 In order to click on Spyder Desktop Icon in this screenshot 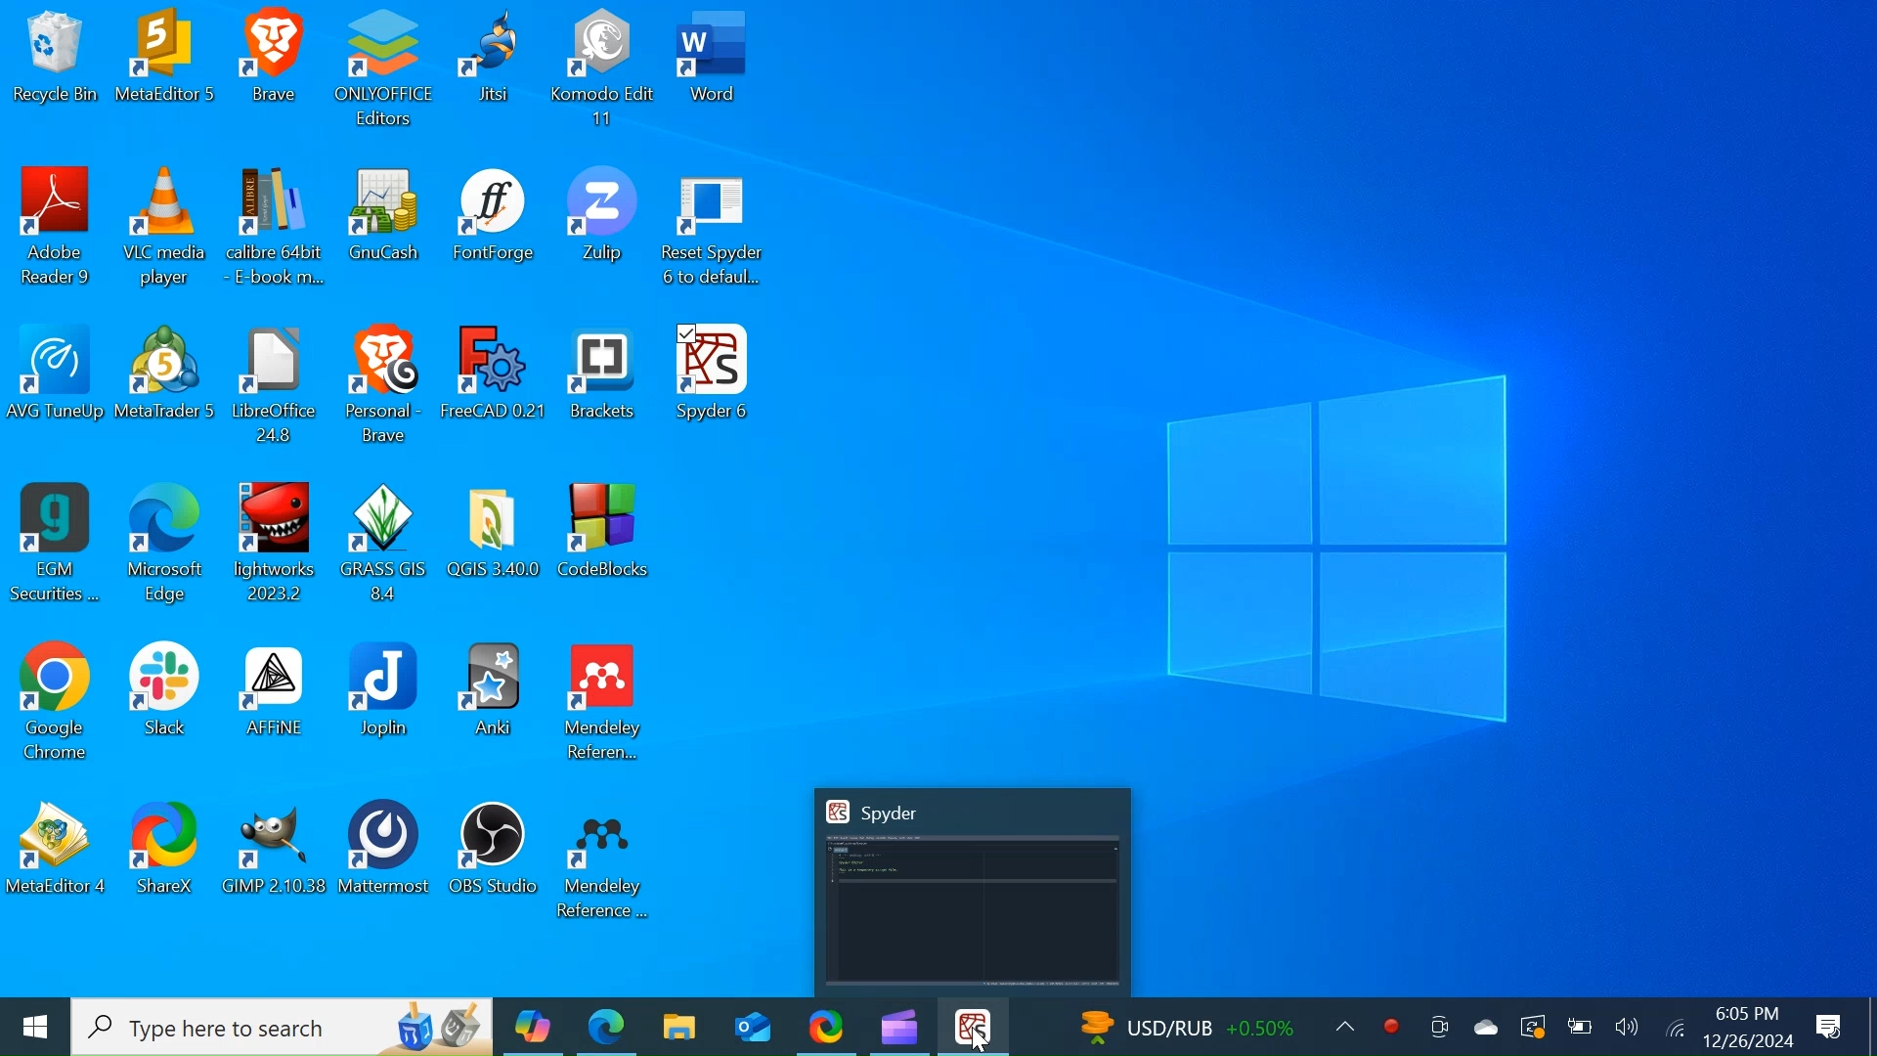, I will do `click(708, 388)`.